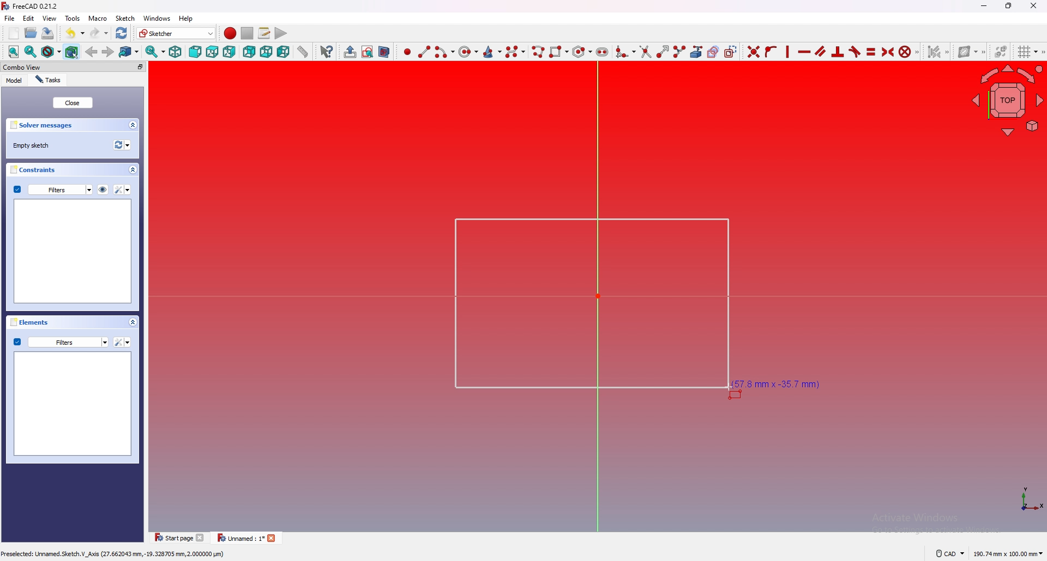 The height and width of the screenshot is (561, 1047). What do you see at coordinates (121, 342) in the screenshot?
I see `settings` at bounding box center [121, 342].